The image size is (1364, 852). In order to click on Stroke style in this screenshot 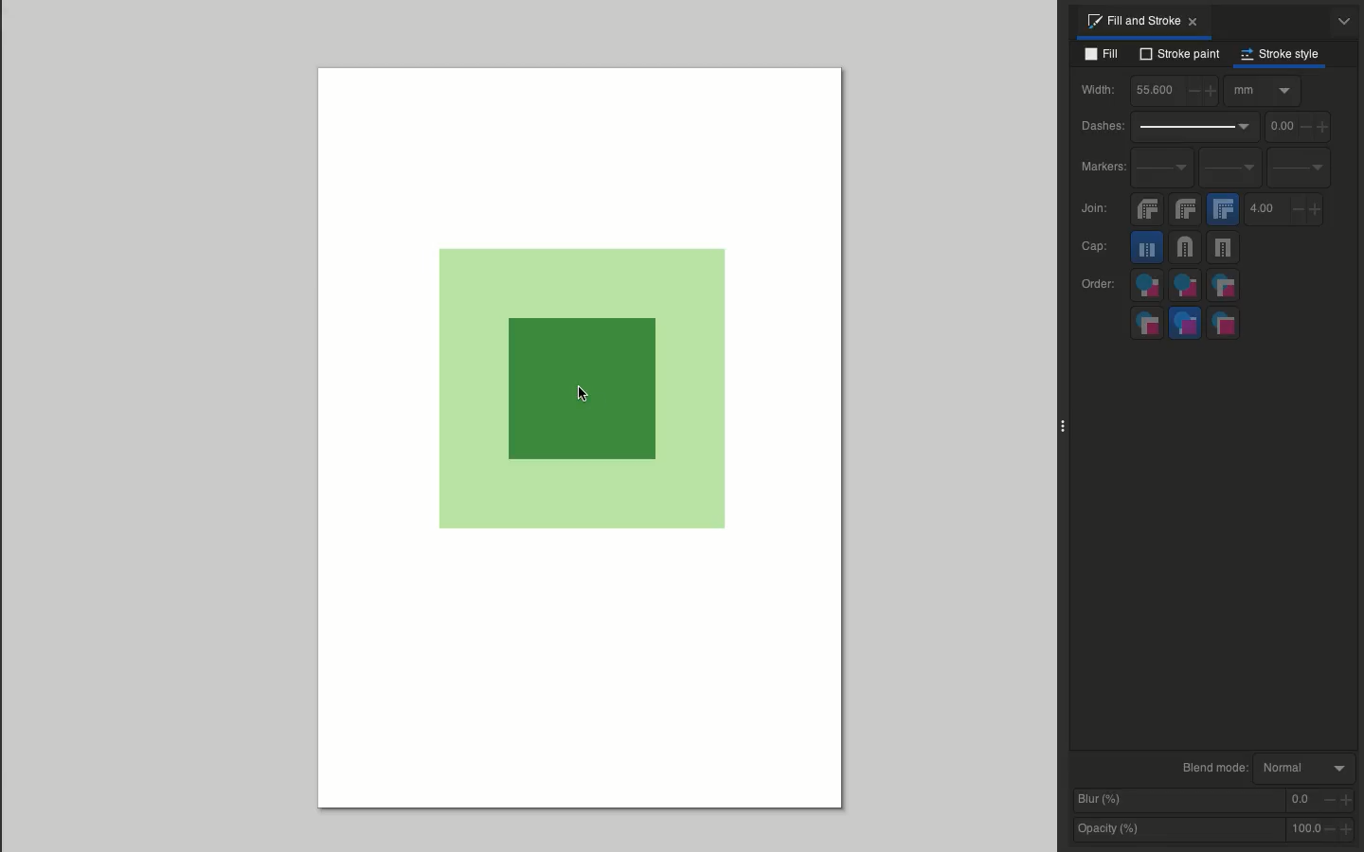, I will do `click(1282, 56)`.